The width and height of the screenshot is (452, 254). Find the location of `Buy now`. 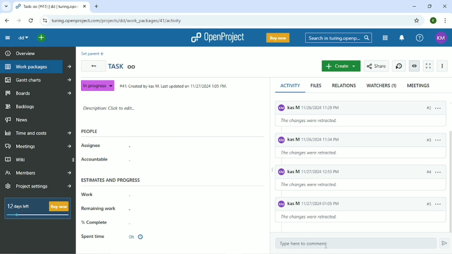

Buy now is located at coordinates (278, 38).